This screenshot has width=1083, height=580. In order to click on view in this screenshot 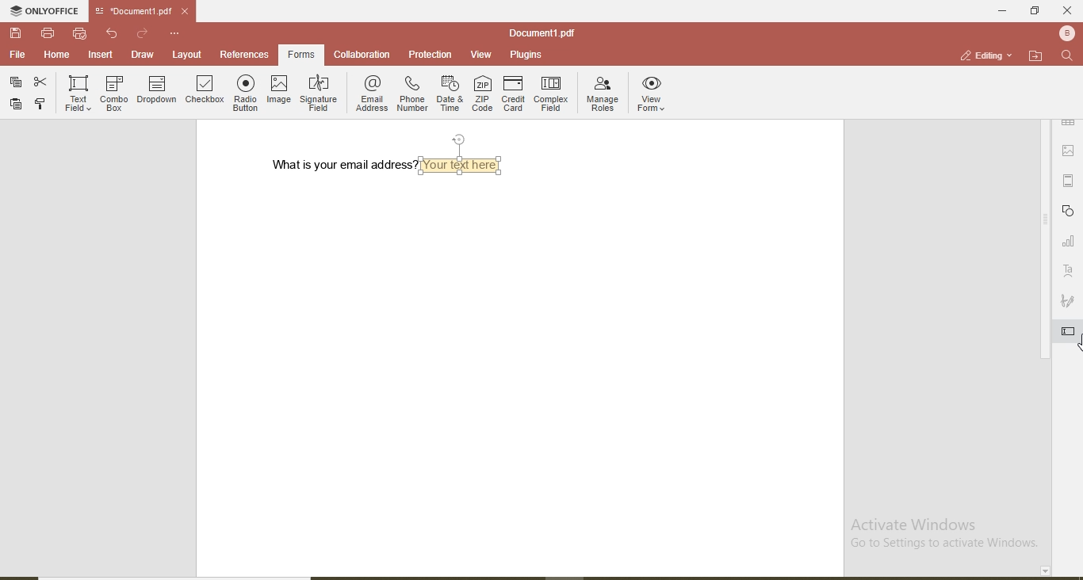, I will do `click(476, 52)`.